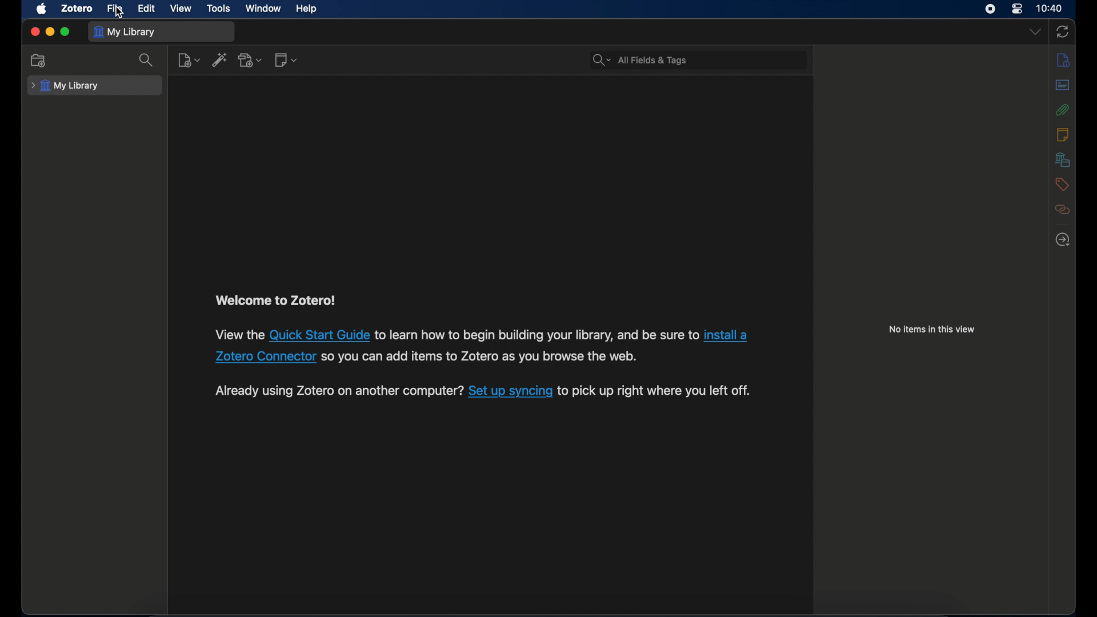  I want to click on add item by identifier, so click(220, 59).